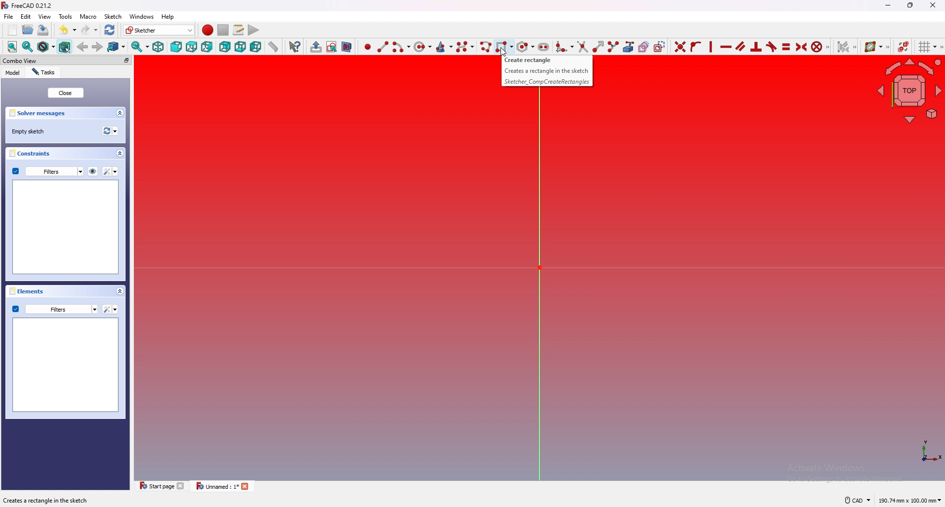 This screenshot has width=945, height=507. I want to click on sketch, so click(113, 16).